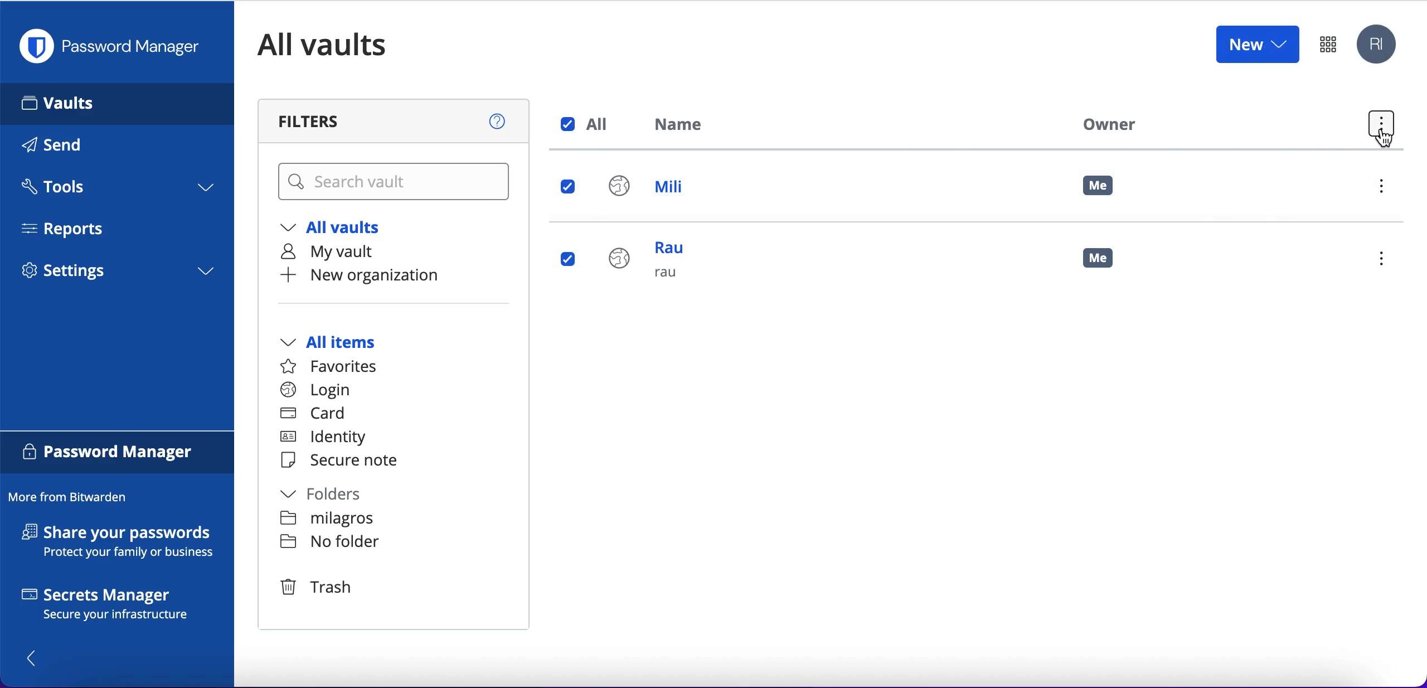 The width and height of the screenshot is (1427, 688). What do you see at coordinates (1106, 263) in the screenshot?
I see `me` at bounding box center [1106, 263].